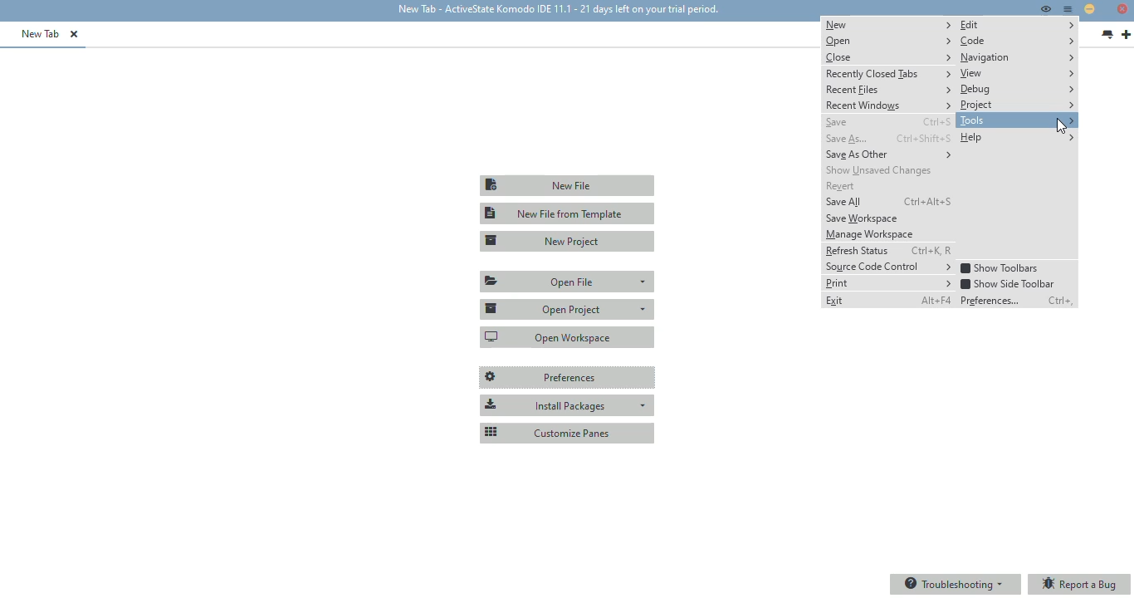 The width and height of the screenshot is (1134, 598). What do you see at coordinates (568, 213) in the screenshot?
I see `new file from template` at bounding box center [568, 213].